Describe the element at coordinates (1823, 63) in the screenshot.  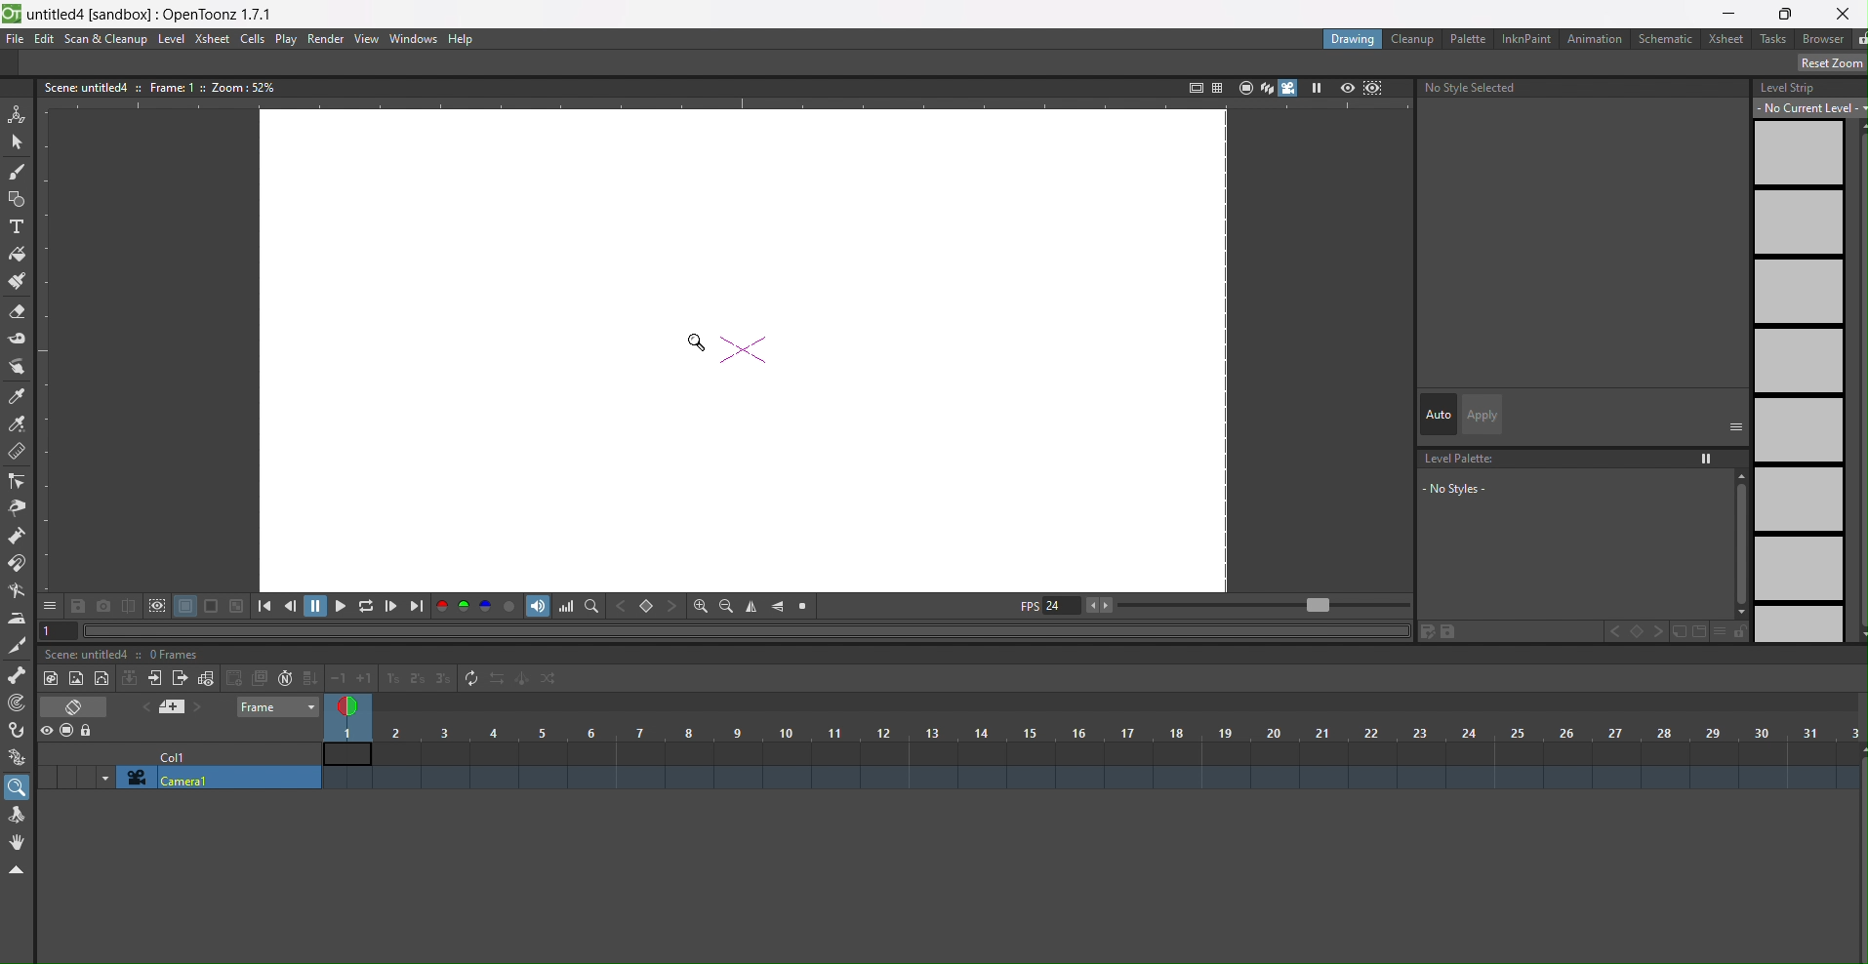
I see `reset position` at that location.